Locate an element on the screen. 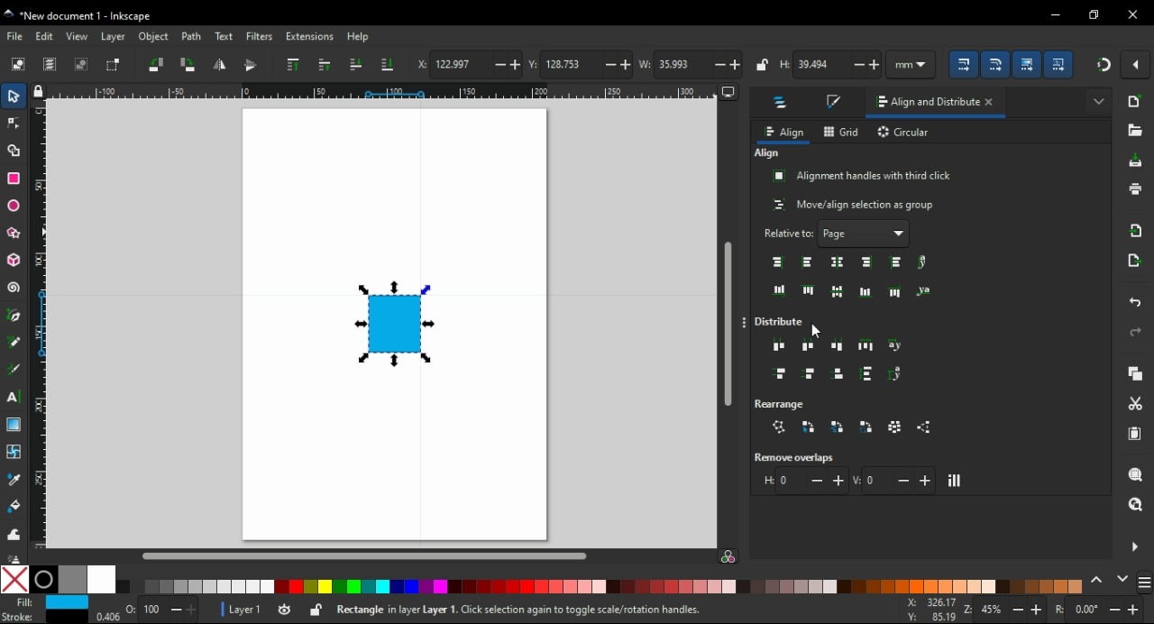 This screenshot has width=1154, height=624. zoom drawing is located at coordinates (1136, 504).